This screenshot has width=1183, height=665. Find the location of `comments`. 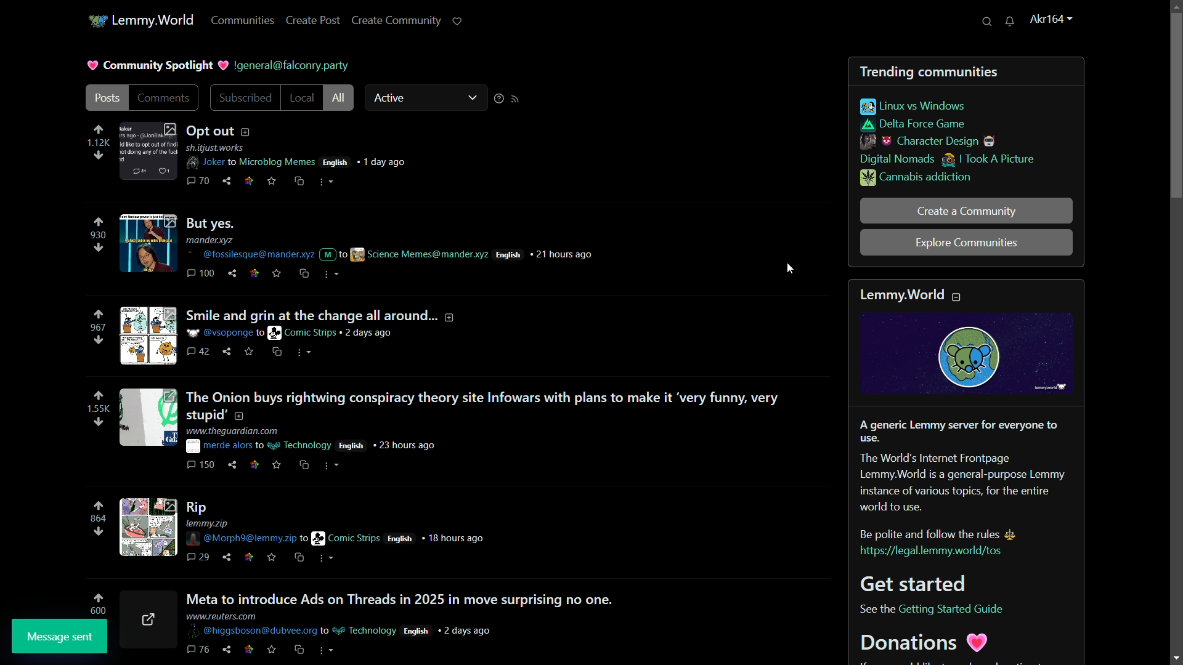

comments is located at coordinates (201, 273).